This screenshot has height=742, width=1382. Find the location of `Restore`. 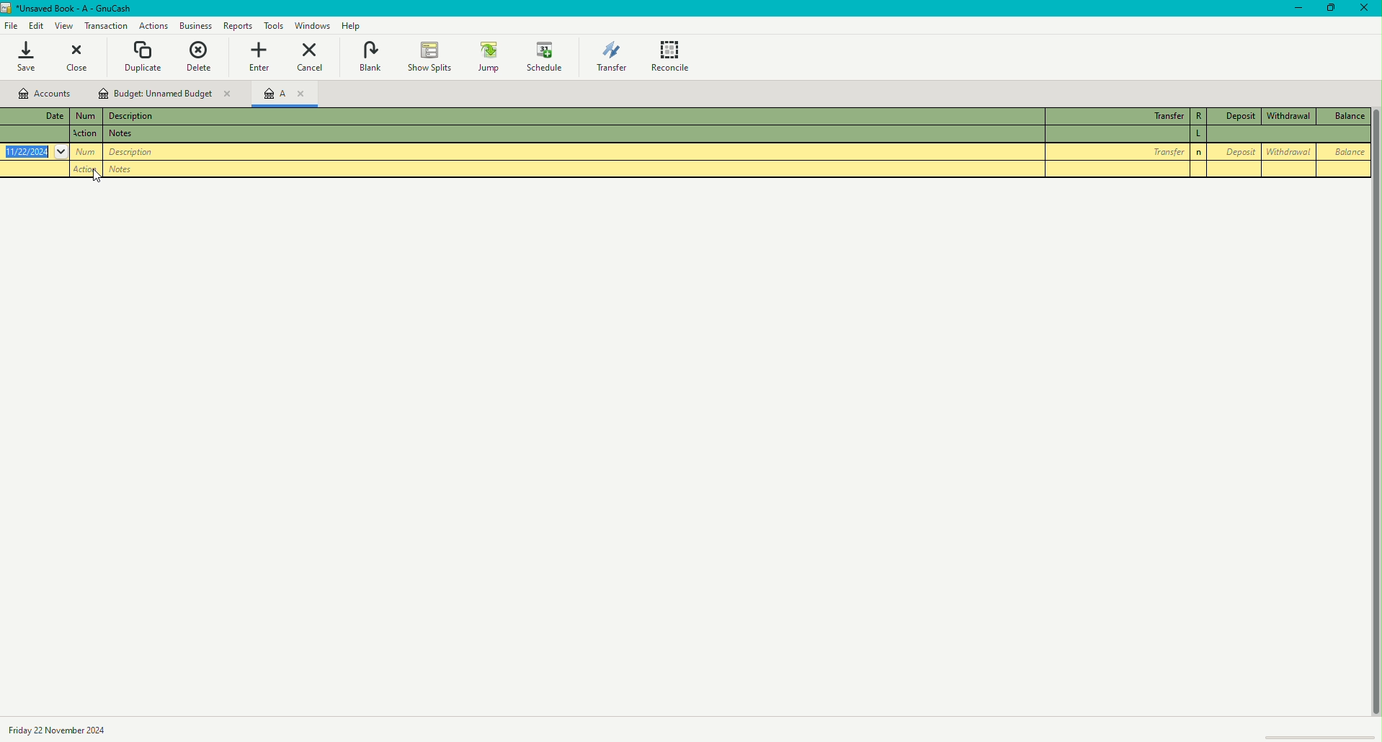

Restore is located at coordinates (1327, 11).